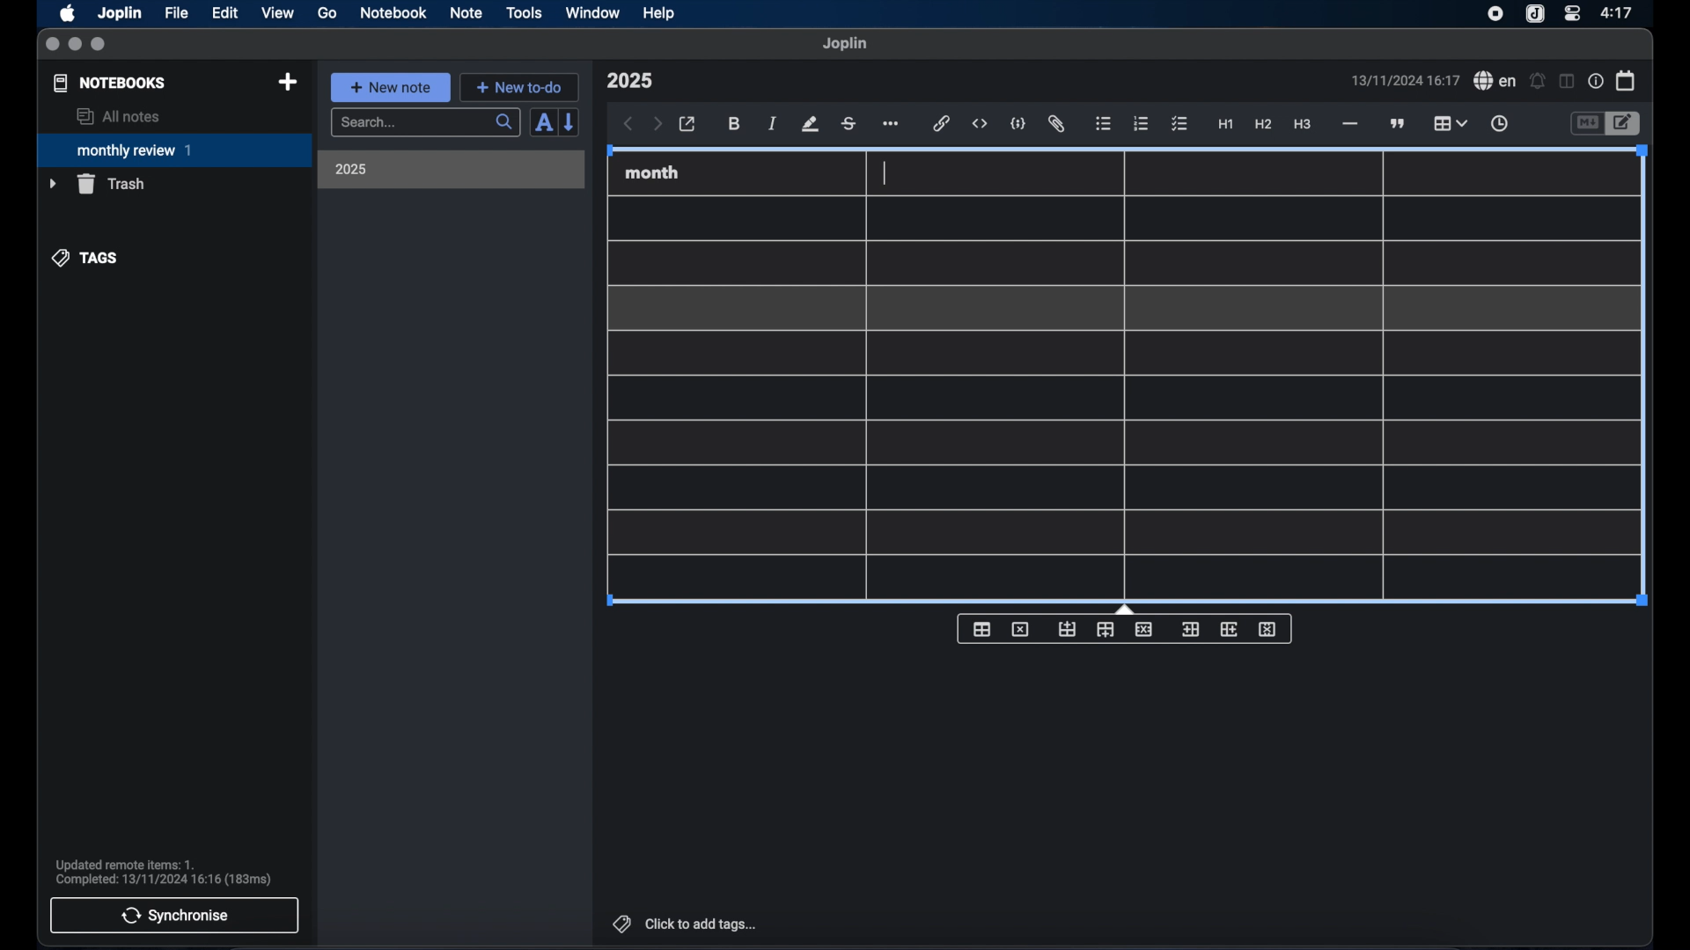 This screenshot has width=1690, height=950. Describe the element at coordinates (980, 124) in the screenshot. I see `inline code` at that location.